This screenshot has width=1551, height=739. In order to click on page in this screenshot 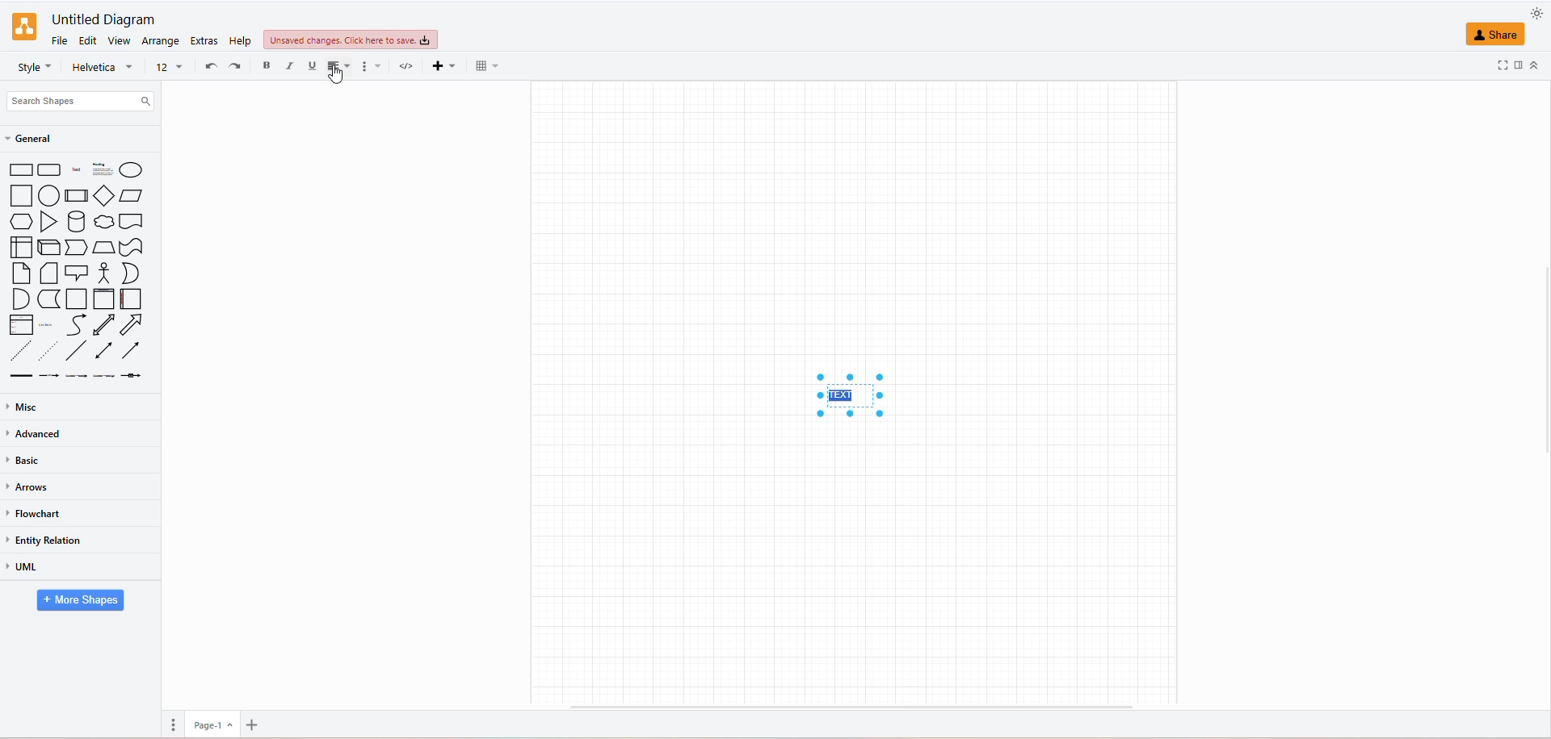, I will do `click(175, 724)`.